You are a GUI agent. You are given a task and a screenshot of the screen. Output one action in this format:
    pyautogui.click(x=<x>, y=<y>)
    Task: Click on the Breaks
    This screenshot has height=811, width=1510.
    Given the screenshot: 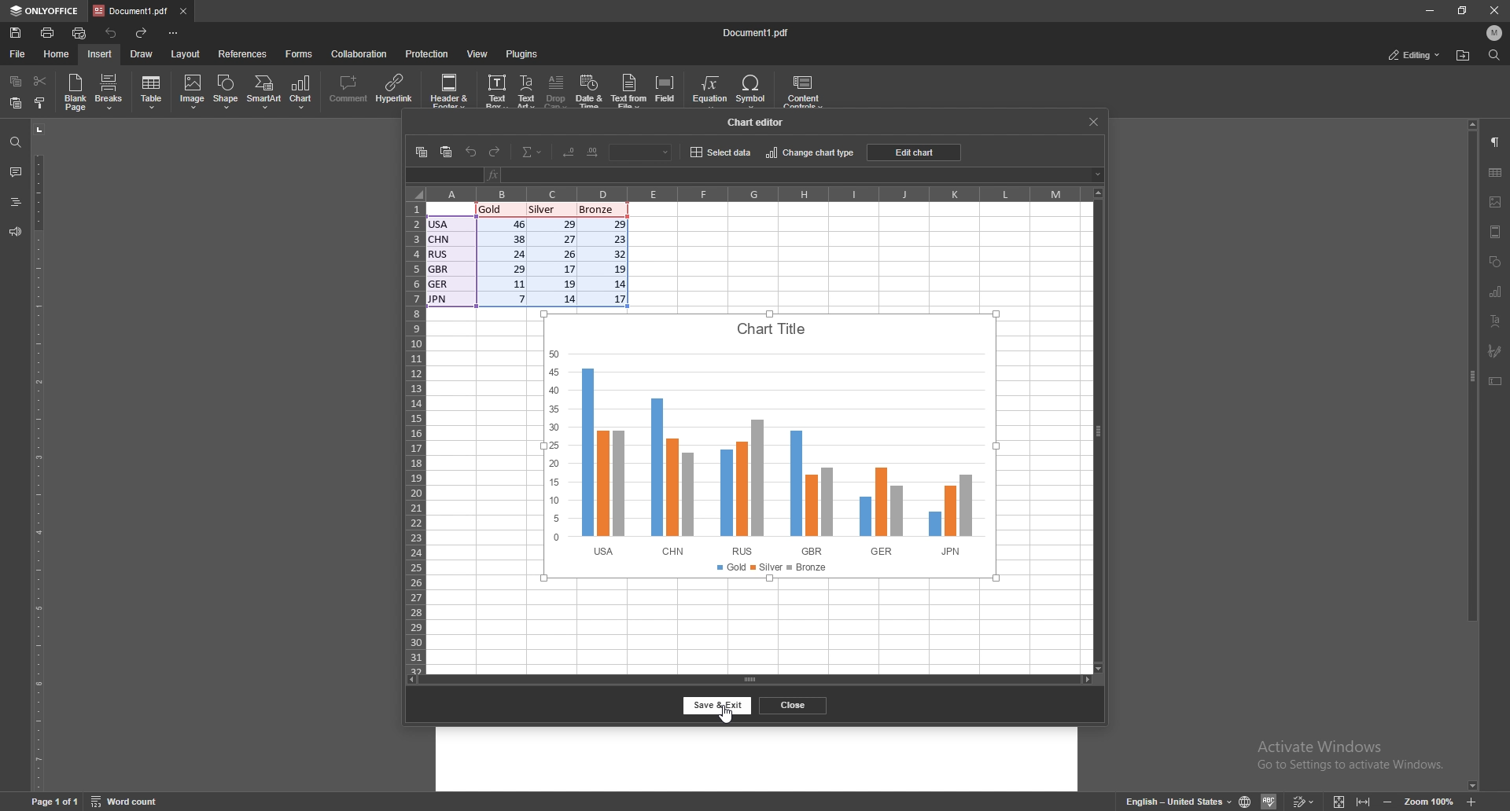 What is the action you would take?
    pyautogui.click(x=112, y=94)
    